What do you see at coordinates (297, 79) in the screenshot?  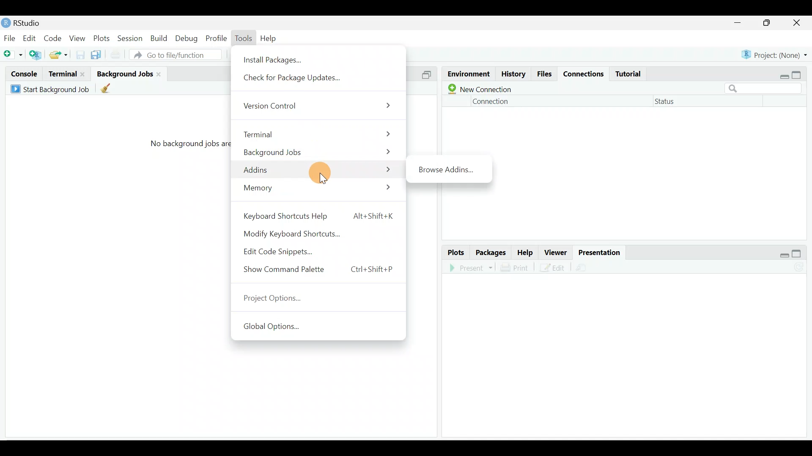 I see `Check for Package Updates...` at bounding box center [297, 79].